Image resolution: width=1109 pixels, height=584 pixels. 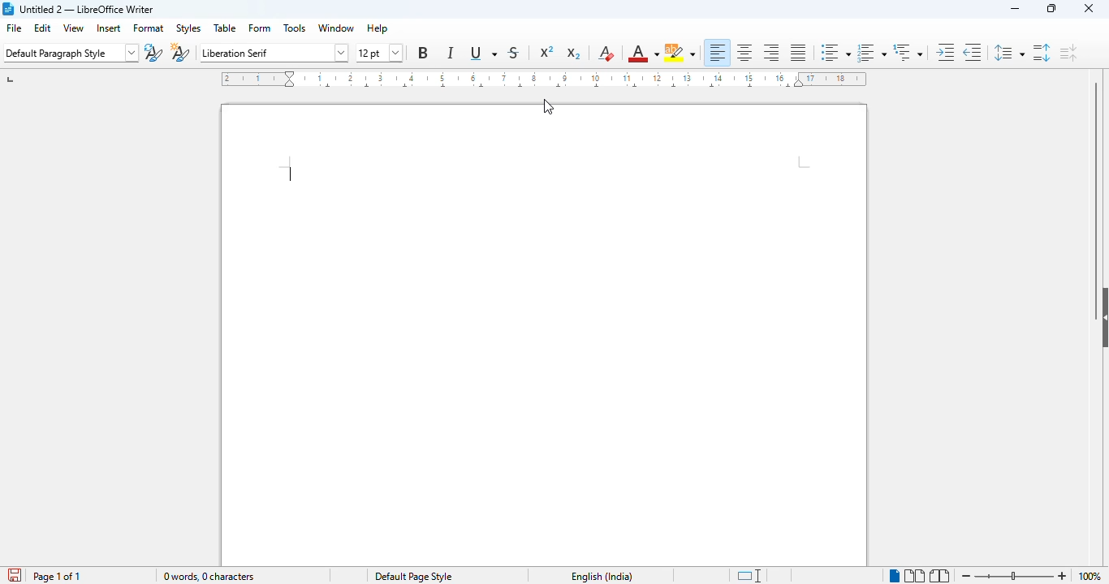 I want to click on form, so click(x=261, y=27).